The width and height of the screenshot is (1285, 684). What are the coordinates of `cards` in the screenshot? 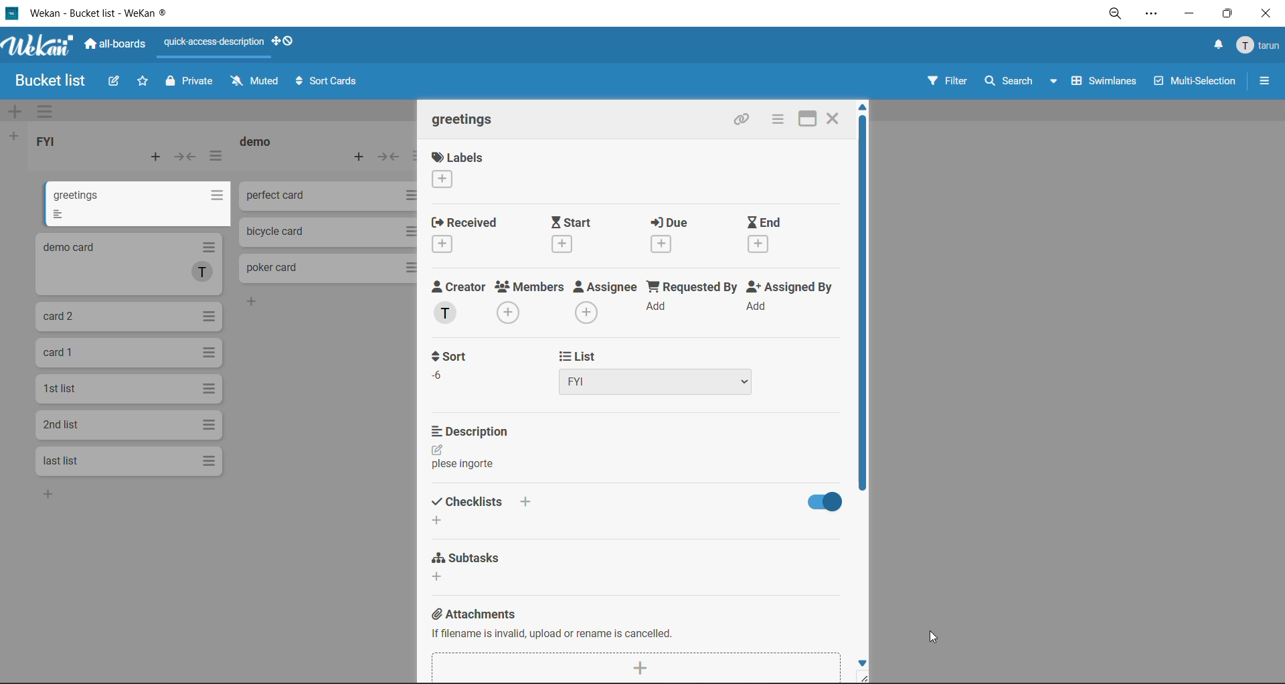 It's located at (128, 317).